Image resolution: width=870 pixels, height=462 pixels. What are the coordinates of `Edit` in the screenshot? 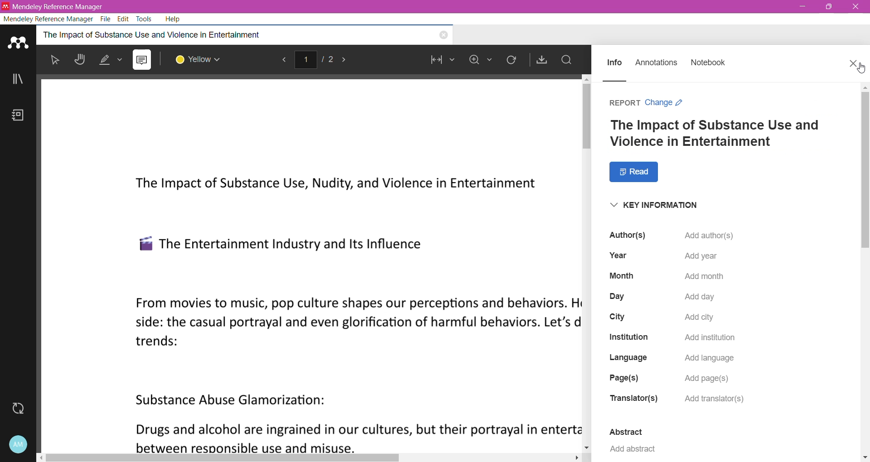 It's located at (124, 18).